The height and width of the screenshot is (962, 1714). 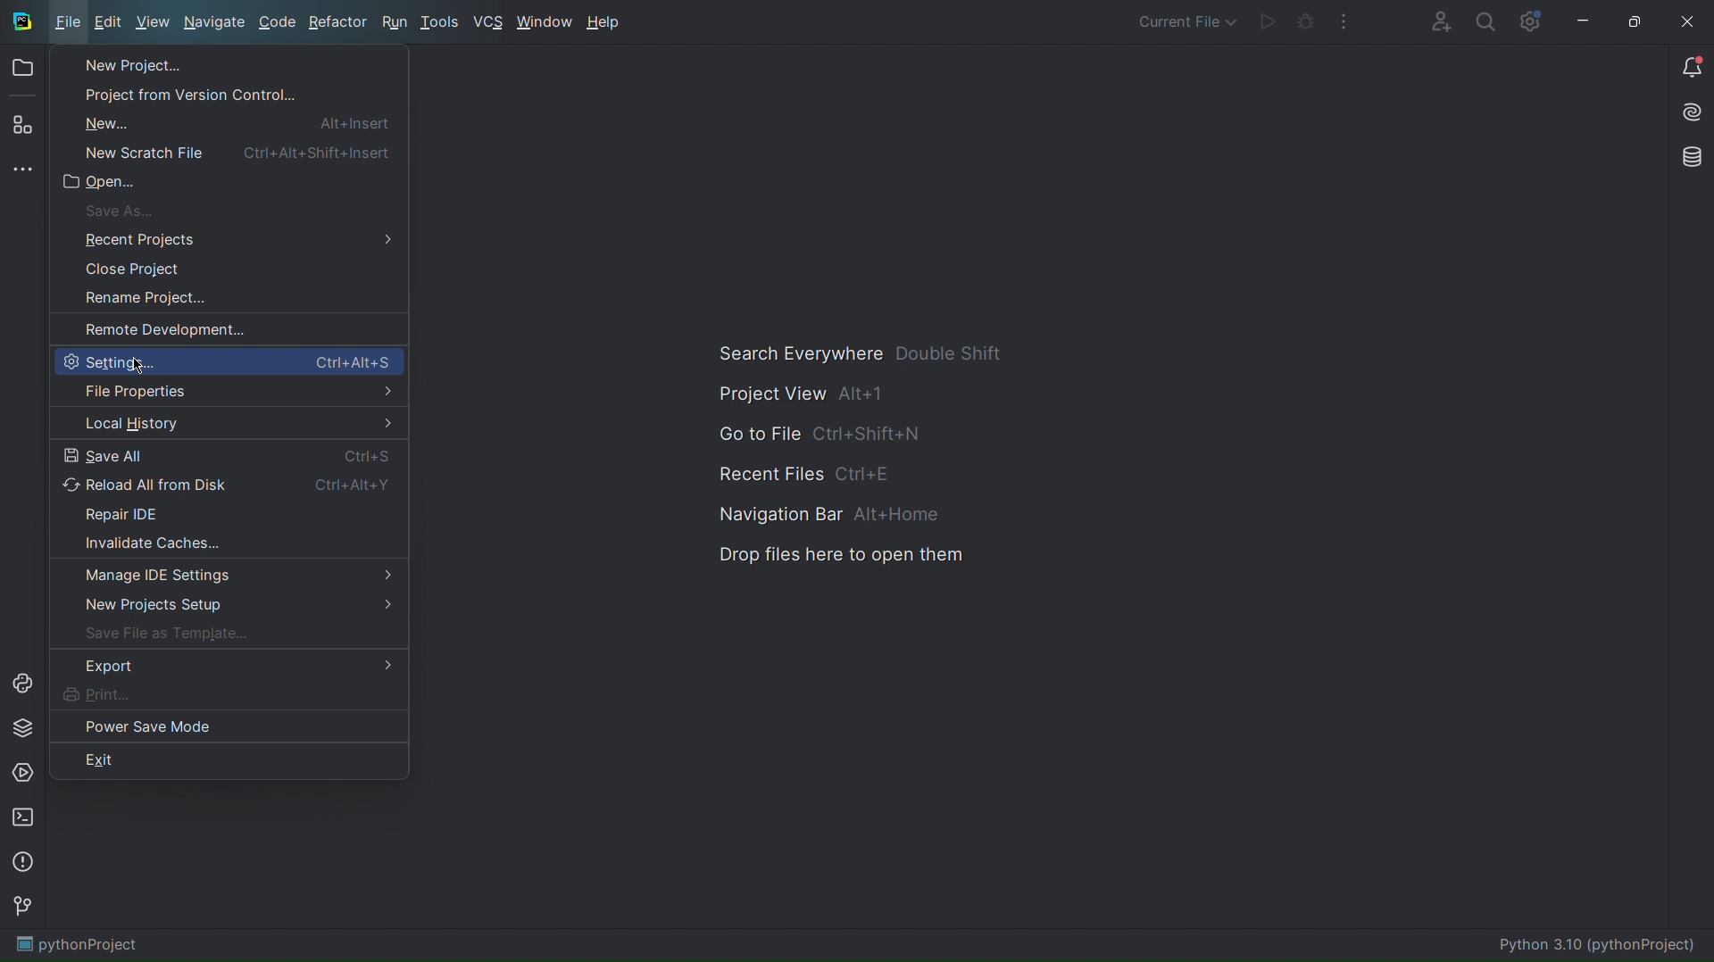 I want to click on Window, so click(x=545, y=24).